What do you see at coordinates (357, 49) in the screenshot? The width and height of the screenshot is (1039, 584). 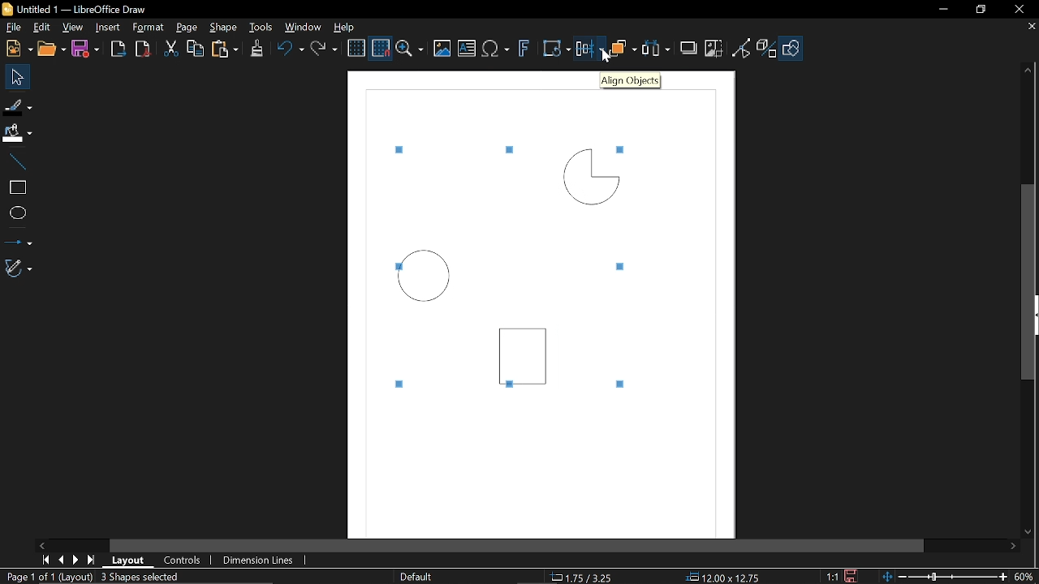 I see `Display grid` at bounding box center [357, 49].